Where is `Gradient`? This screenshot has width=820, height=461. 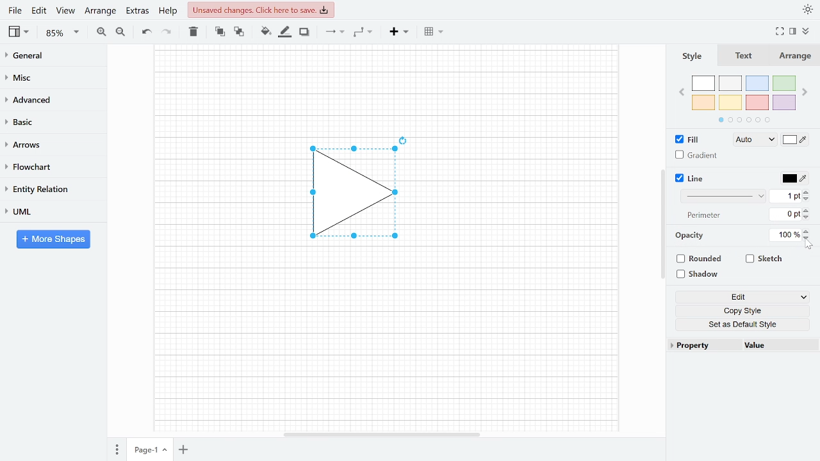 Gradient is located at coordinates (697, 155).